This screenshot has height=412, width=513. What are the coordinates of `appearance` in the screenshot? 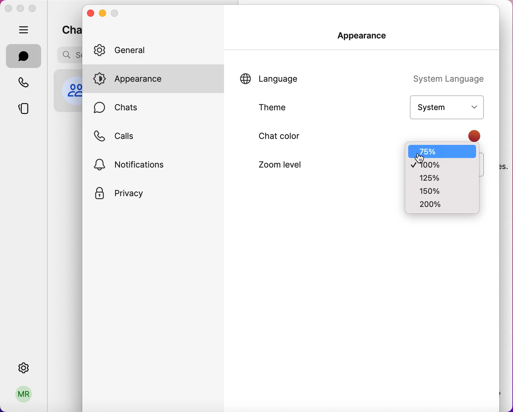 It's located at (364, 38).